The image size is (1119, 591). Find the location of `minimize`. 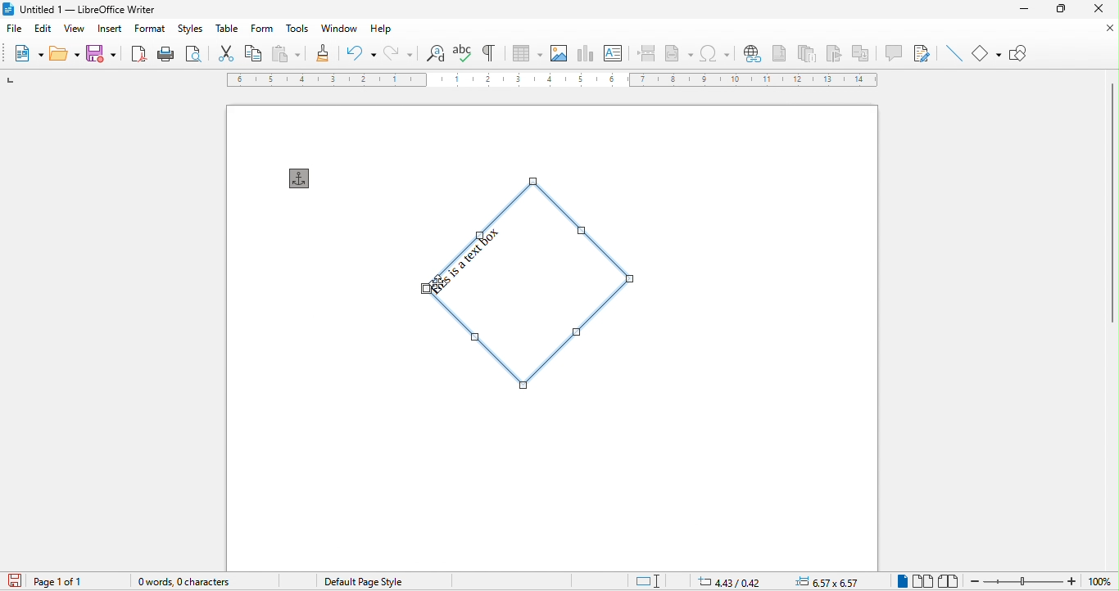

minimize is located at coordinates (1024, 9).